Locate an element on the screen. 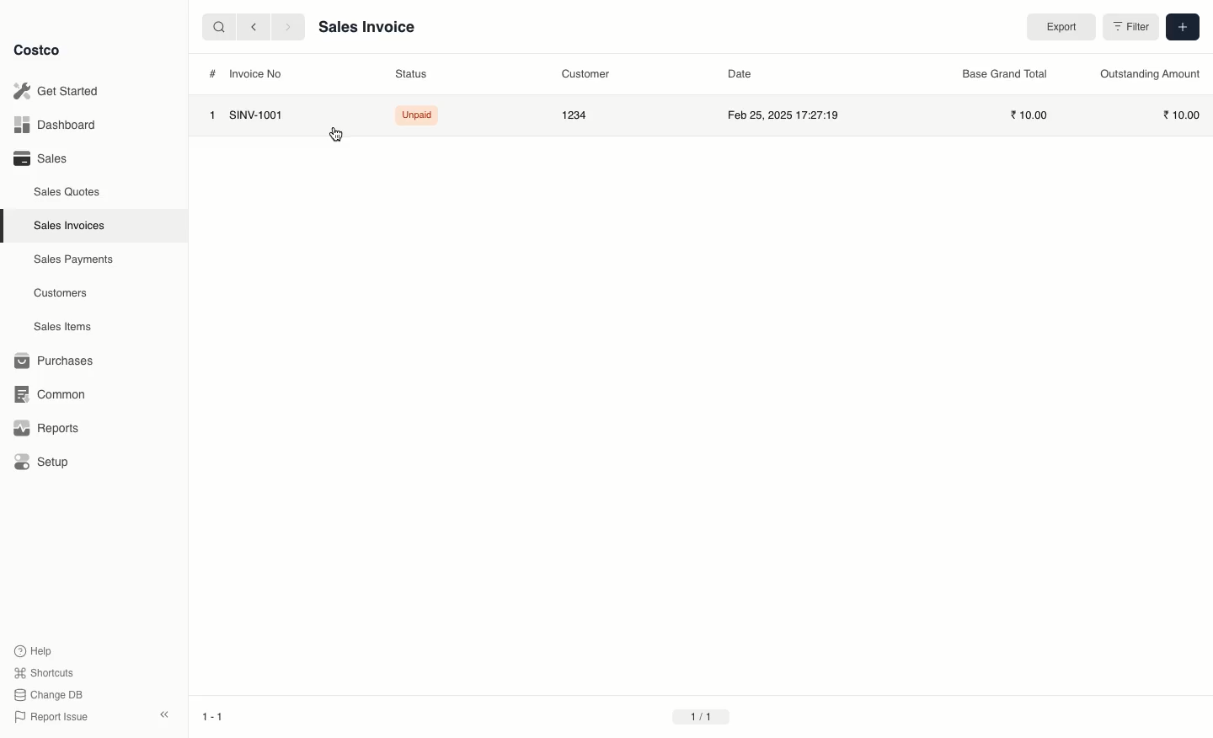 This screenshot has width=1213, height=738. 10.00 is located at coordinates (1181, 115).